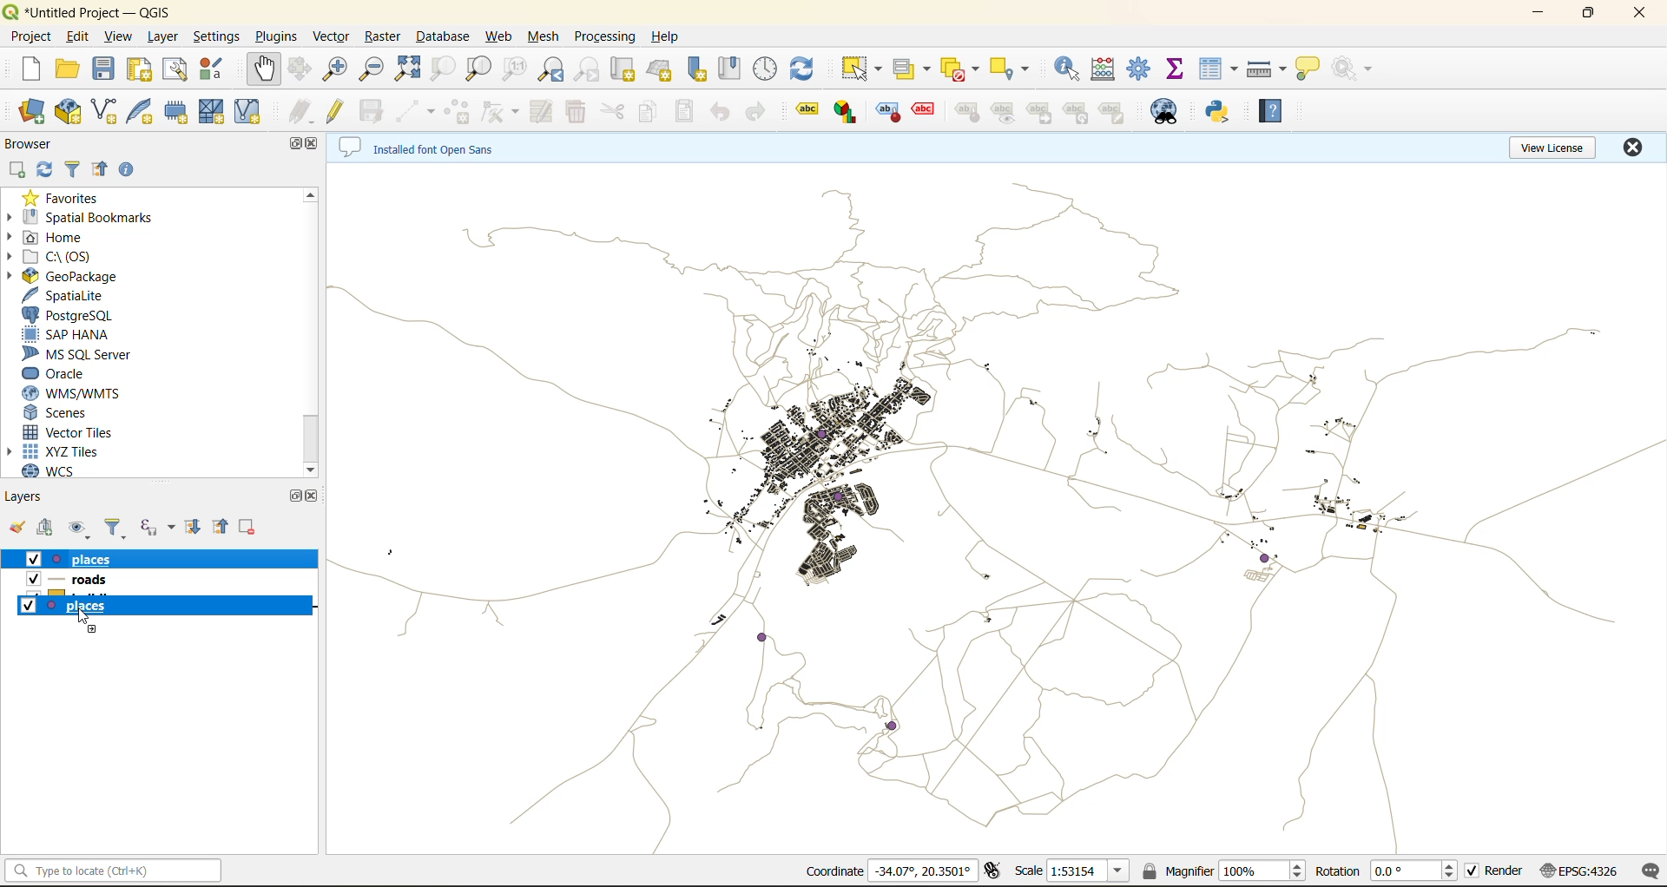 The height and width of the screenshot is (887, 1667). I want to click on select location, so click(1015, 67).